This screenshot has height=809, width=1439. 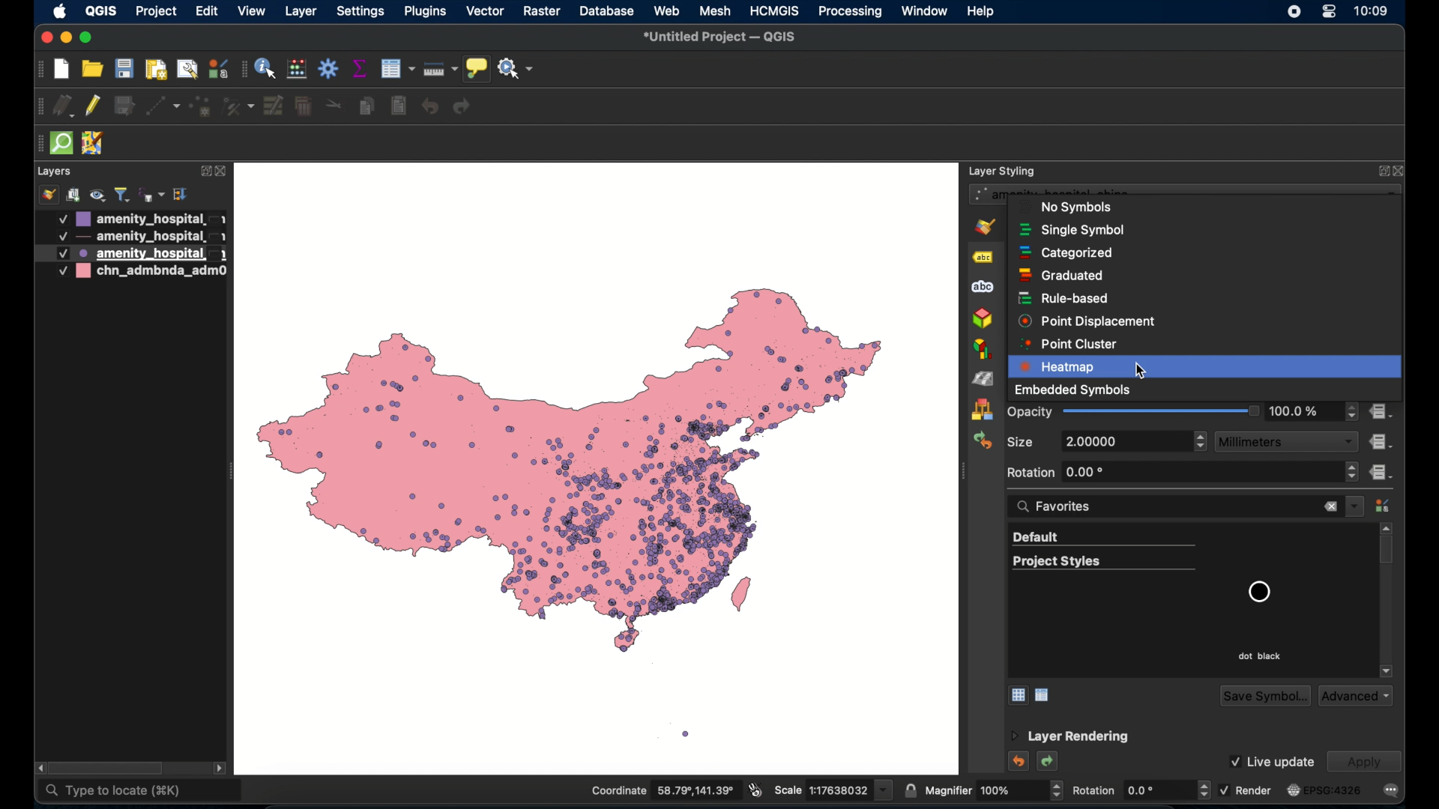 What do you see at coordinates (594, 468) in the screenshot?
I see `healthcare facilities in china` at bounding box center [594, 468].